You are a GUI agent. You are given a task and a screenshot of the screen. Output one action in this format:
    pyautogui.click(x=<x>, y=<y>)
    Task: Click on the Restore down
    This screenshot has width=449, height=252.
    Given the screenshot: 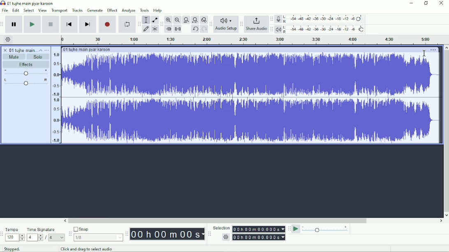 What is the action you would take?
    pyautogui.click(x=427, y=3)
    